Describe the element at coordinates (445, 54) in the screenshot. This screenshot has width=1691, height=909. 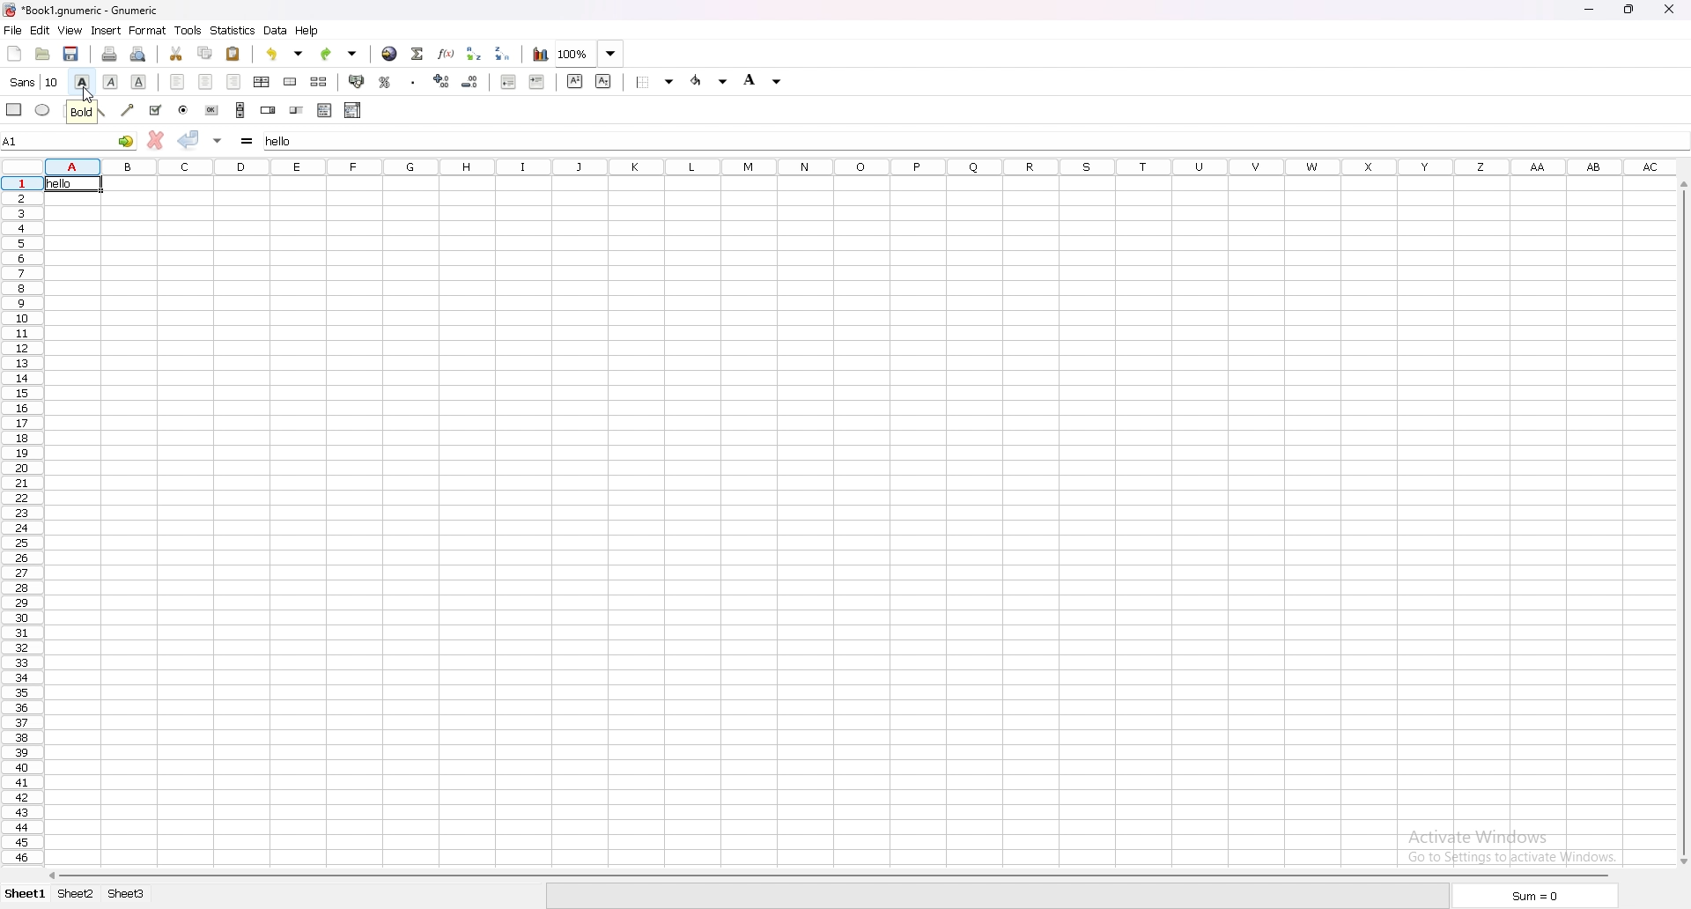
I see `function` at that location.